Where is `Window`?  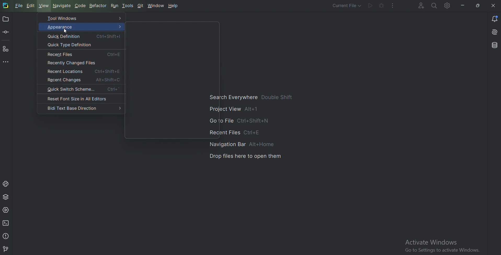 Window is located at coordinates (156, 5).